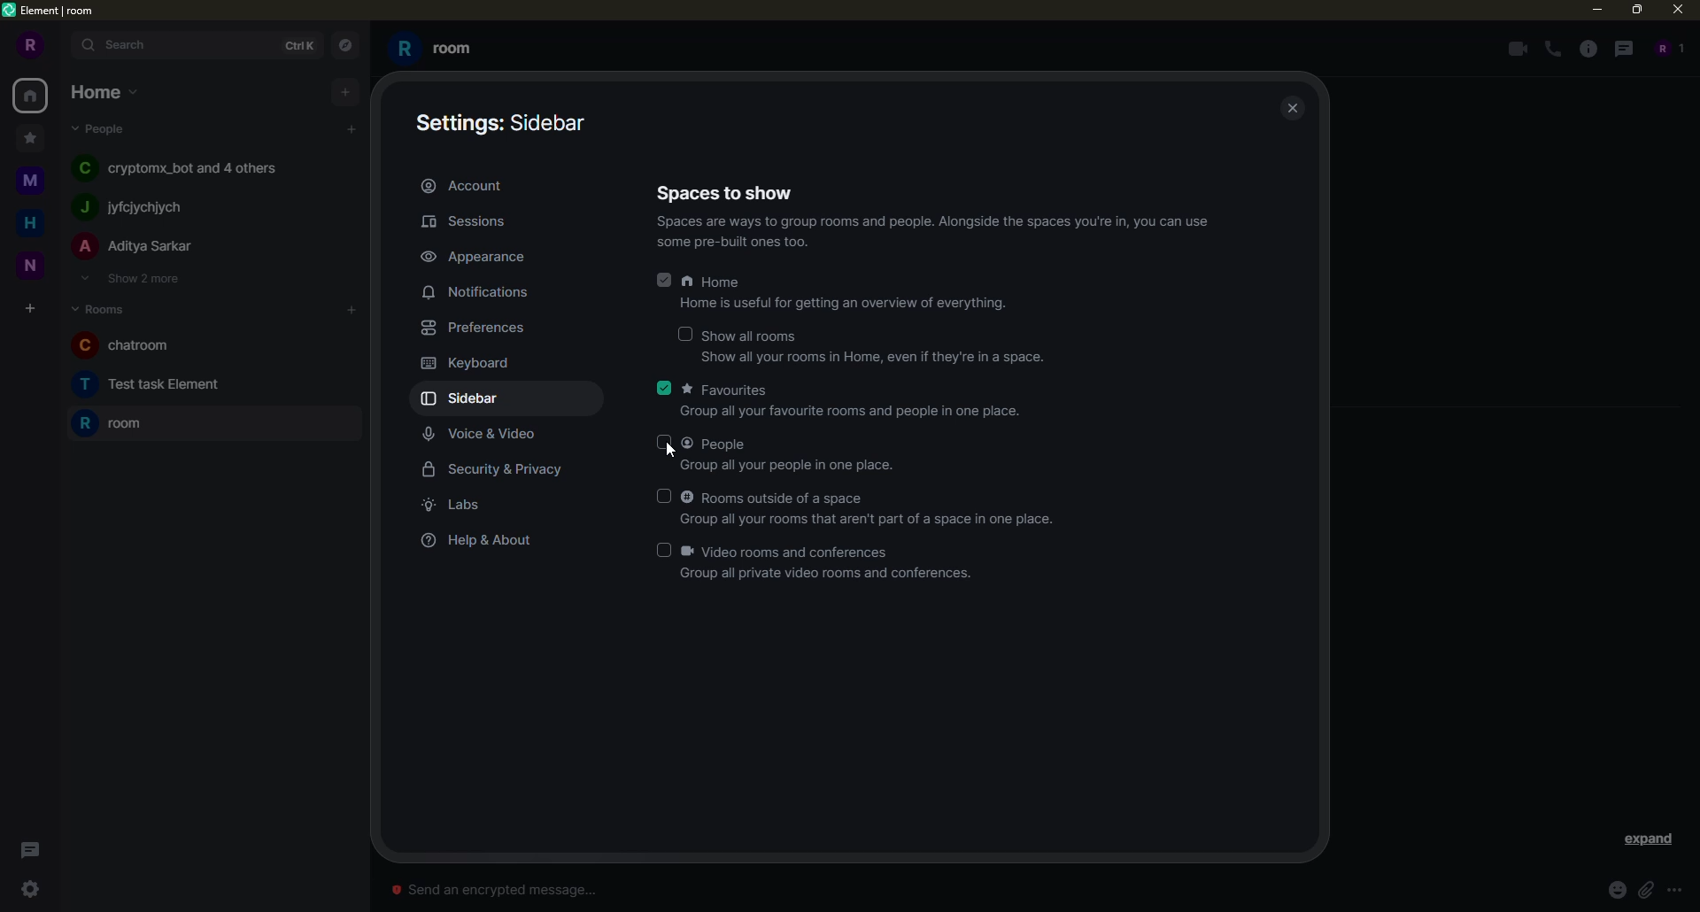 Image resolution: width=1700 pixels, height=912 pixels. Describe the element at coordinates (1589, 49) in the screenshot. I see `info` at that location.